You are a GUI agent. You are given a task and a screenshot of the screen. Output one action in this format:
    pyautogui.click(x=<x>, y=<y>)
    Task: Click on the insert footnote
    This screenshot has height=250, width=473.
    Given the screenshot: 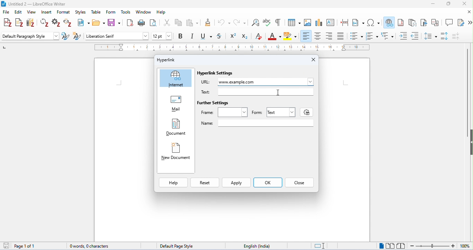 What is the action you would take?
    pyautogui.click(x=401, y=22)
    